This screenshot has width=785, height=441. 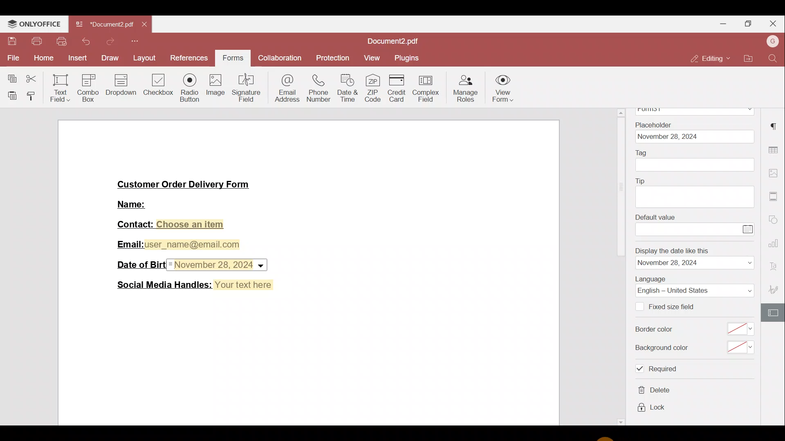 What do you see at coordinates (775, 174) in the screenshot?
I see `Image settings` at bounding box center [775, 174].